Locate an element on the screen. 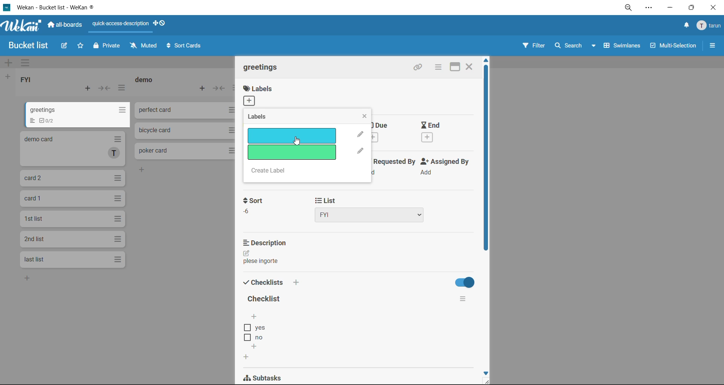 The image size is (724, 385). subtasks is located at coordinates (268, 377).